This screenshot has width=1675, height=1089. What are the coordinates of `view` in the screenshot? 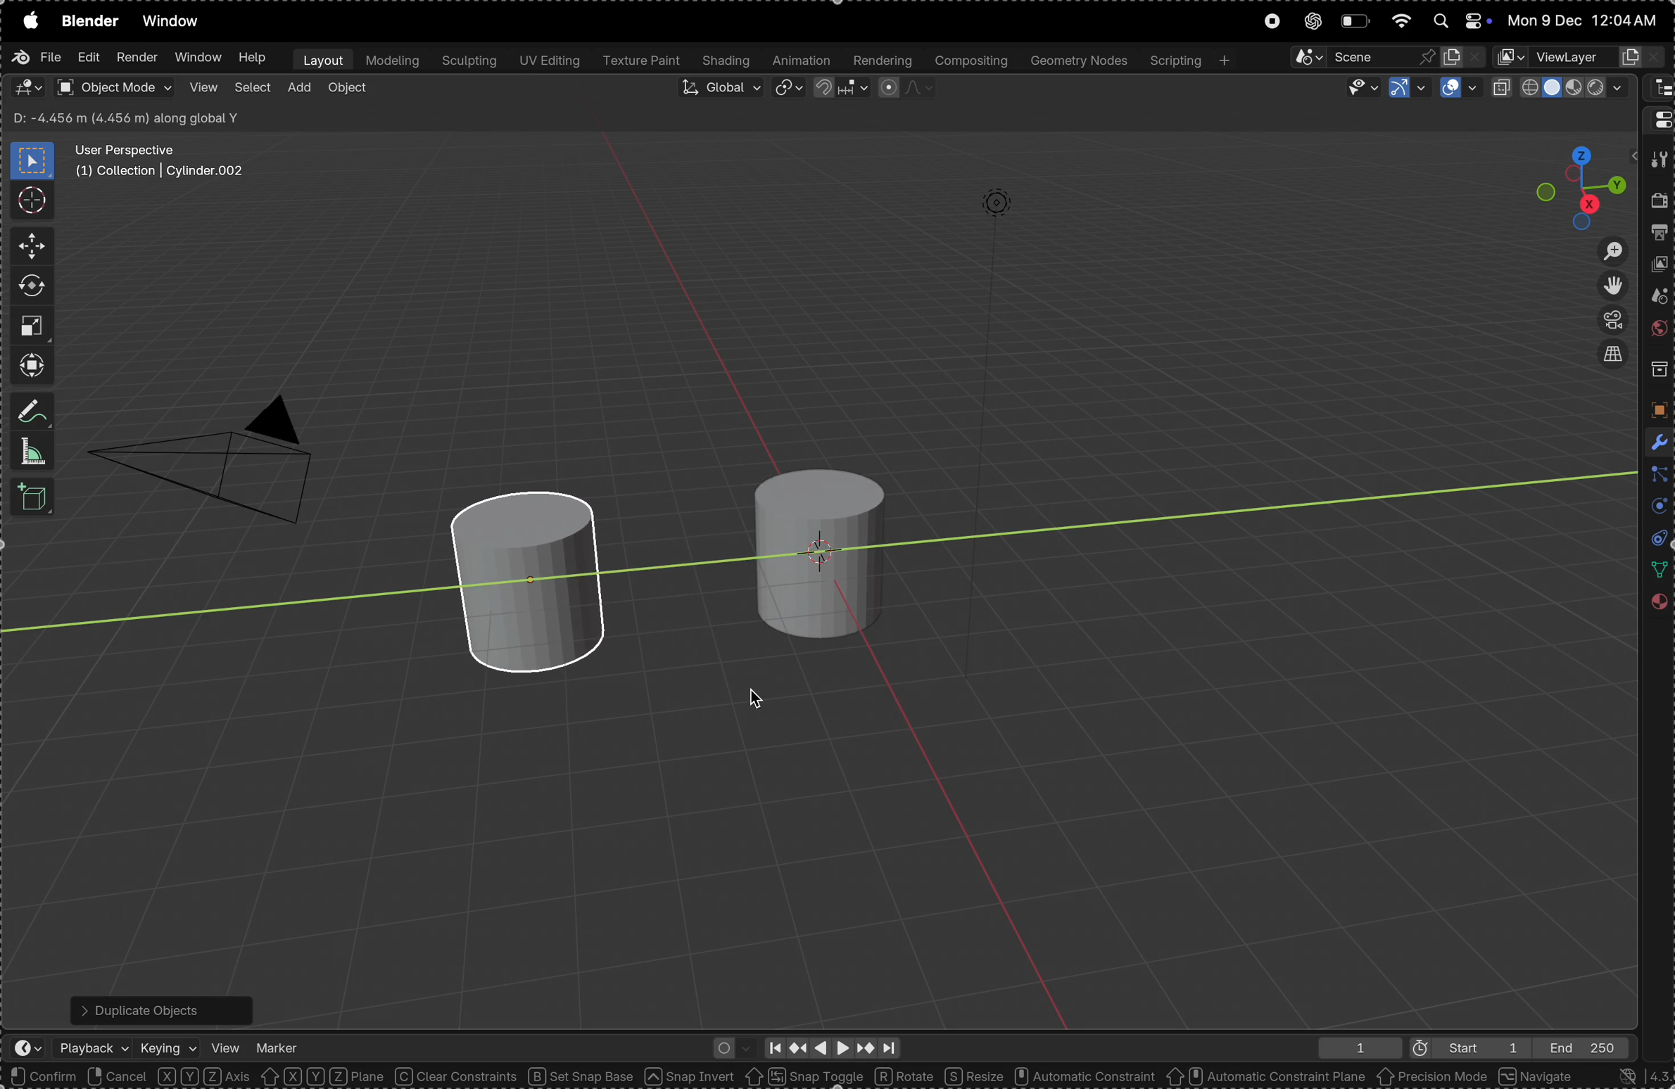 It's located at (225, 1045).